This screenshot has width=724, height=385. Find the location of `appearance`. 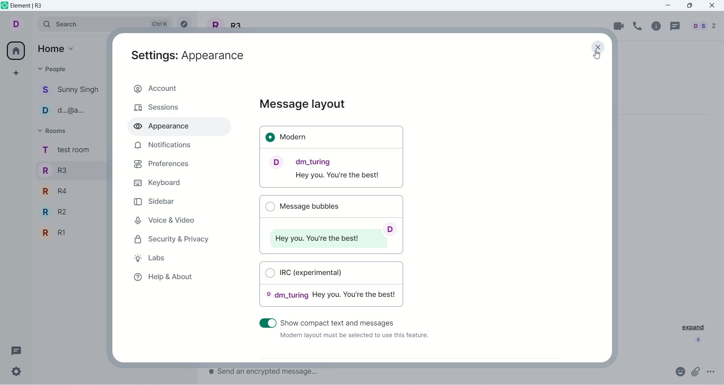

appearance is located at coordinates (165, 128).